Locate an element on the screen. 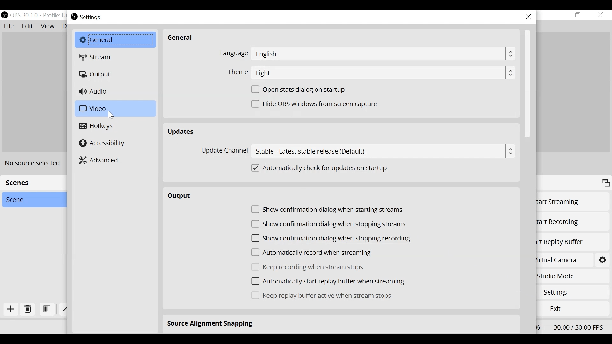 The image size is (612, 344). Updates is located at coordinates (180, 132).